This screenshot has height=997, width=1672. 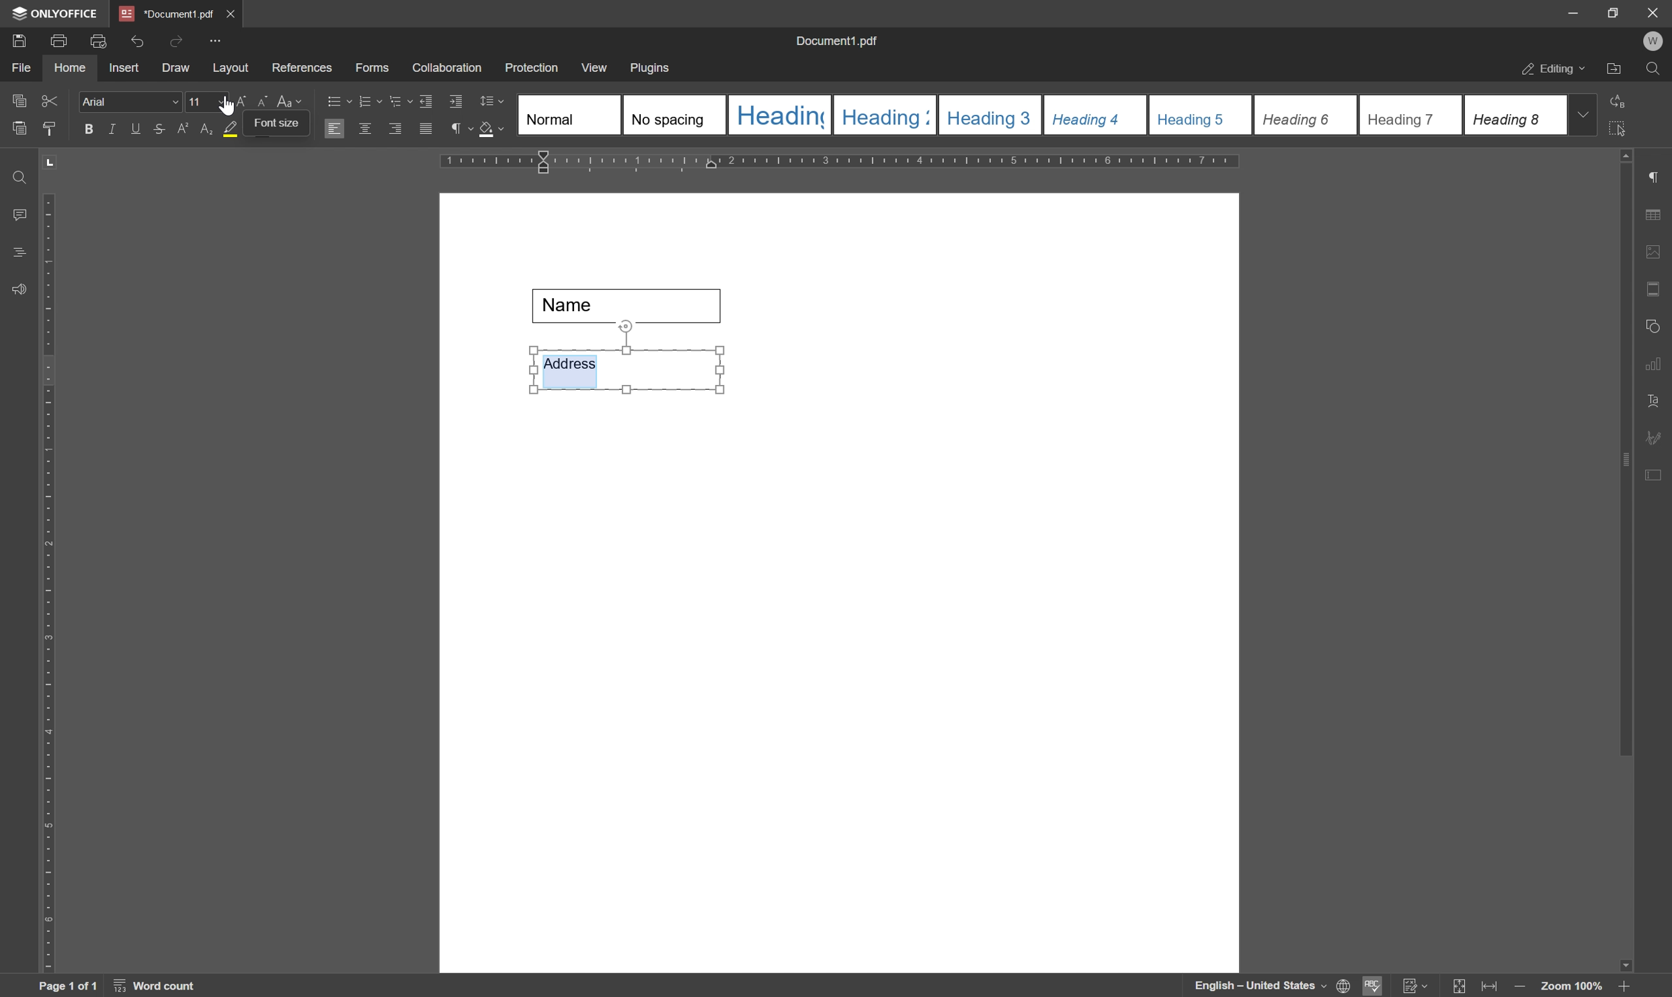 What do you see at coordinates (1627, 451) in the screenshot?
I see `scroll bar` at bounding box center [1627, 451].